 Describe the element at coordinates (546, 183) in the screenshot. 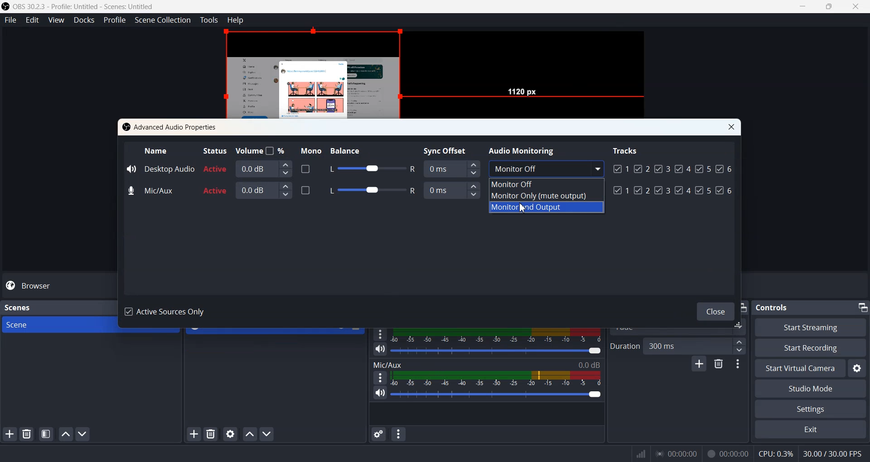

I see `Monitor Off` at that location.